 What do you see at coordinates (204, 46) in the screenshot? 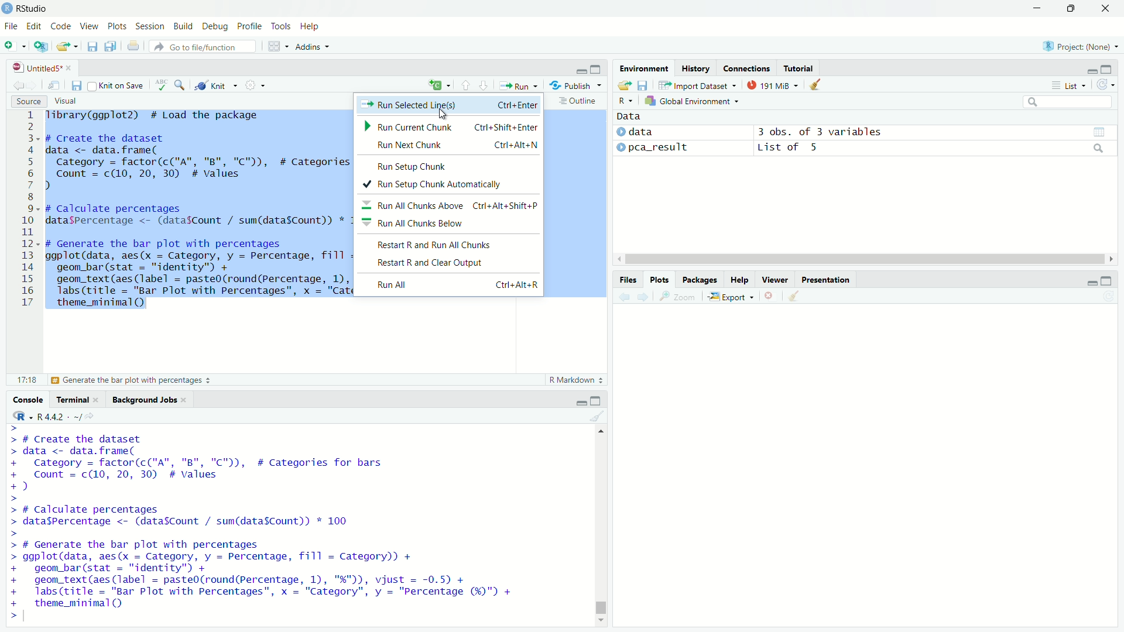
I see `go to file/function` at bounding box center [204, 46].